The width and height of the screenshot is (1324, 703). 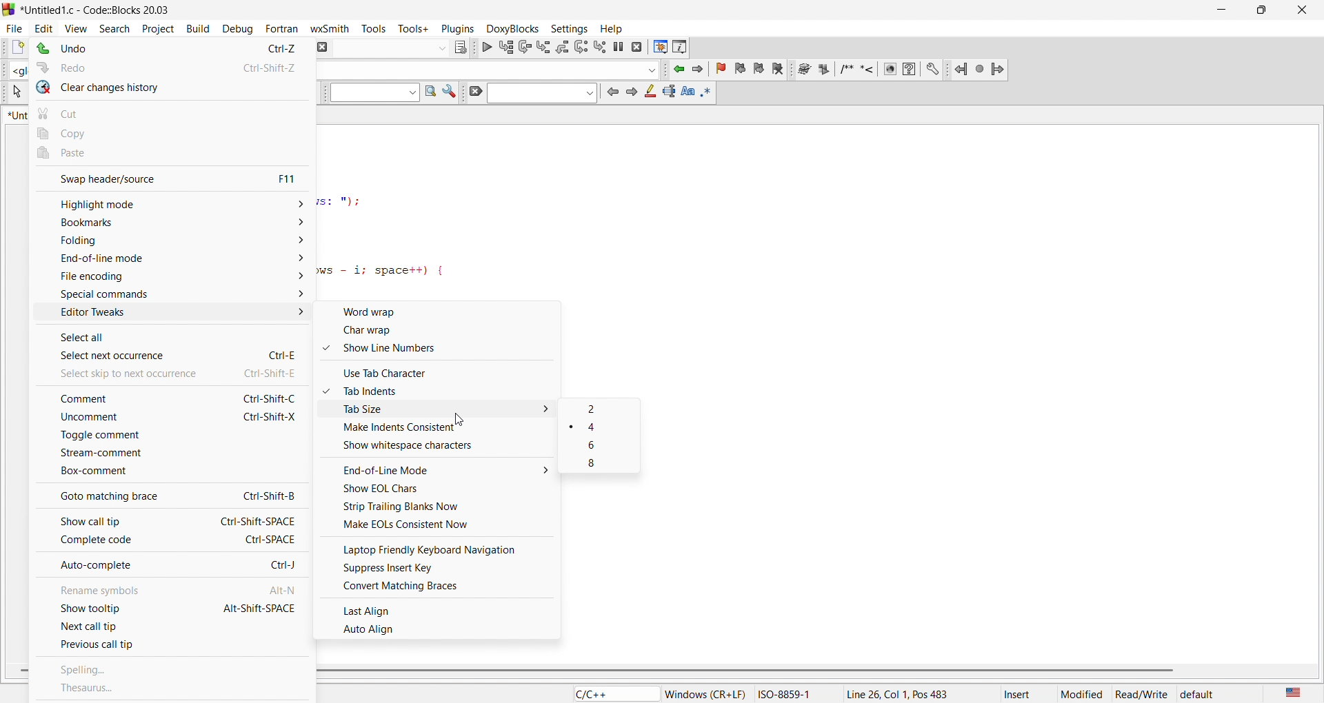 I want to click on rename symbols , so click(x=127, y=587).